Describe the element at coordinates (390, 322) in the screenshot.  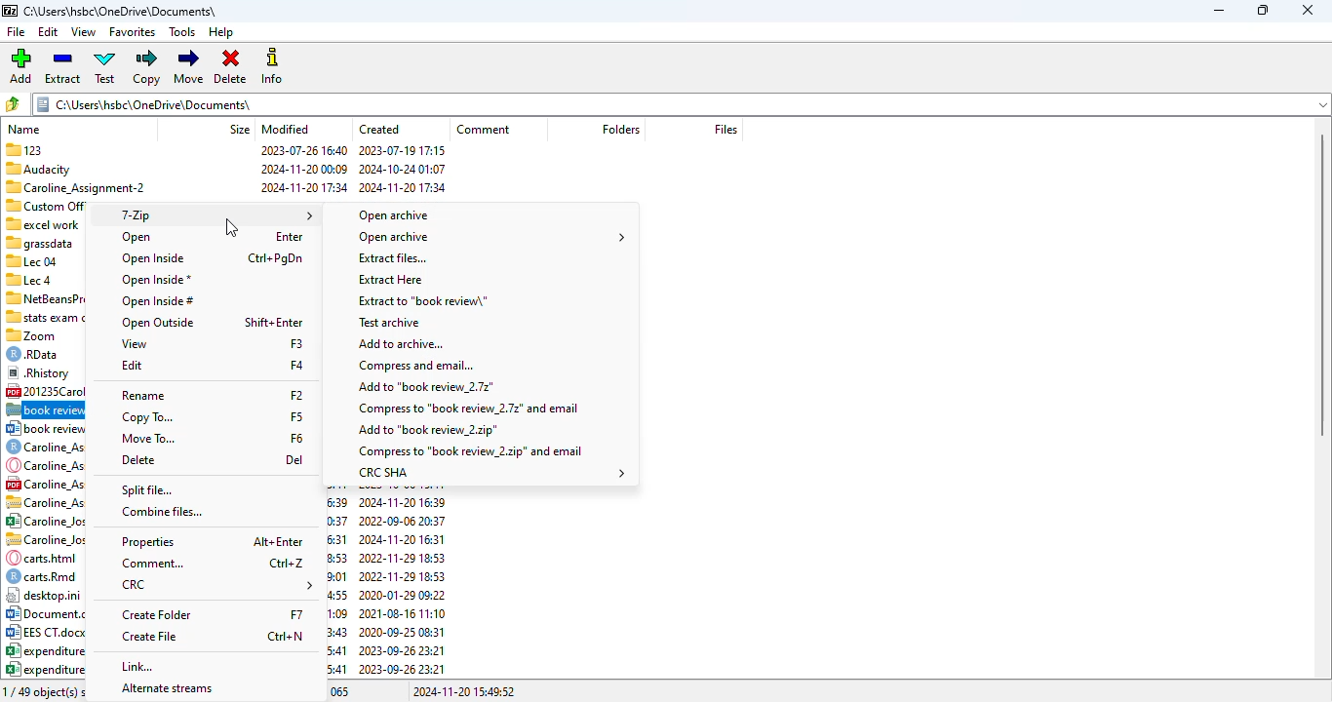
I see `test archive` at that location.